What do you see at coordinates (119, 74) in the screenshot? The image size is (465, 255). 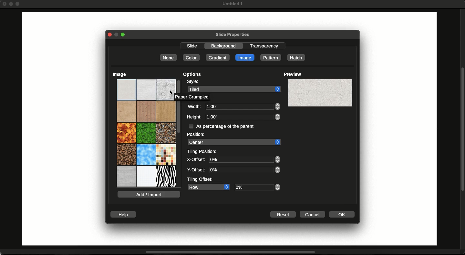 I see `Image` at bounding box center [119, 74].